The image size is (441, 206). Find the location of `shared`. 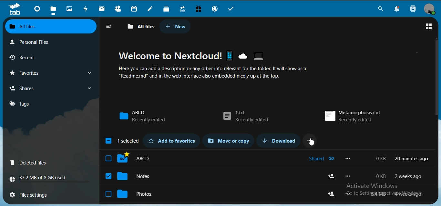

shared is located at coordinates (323, 160).